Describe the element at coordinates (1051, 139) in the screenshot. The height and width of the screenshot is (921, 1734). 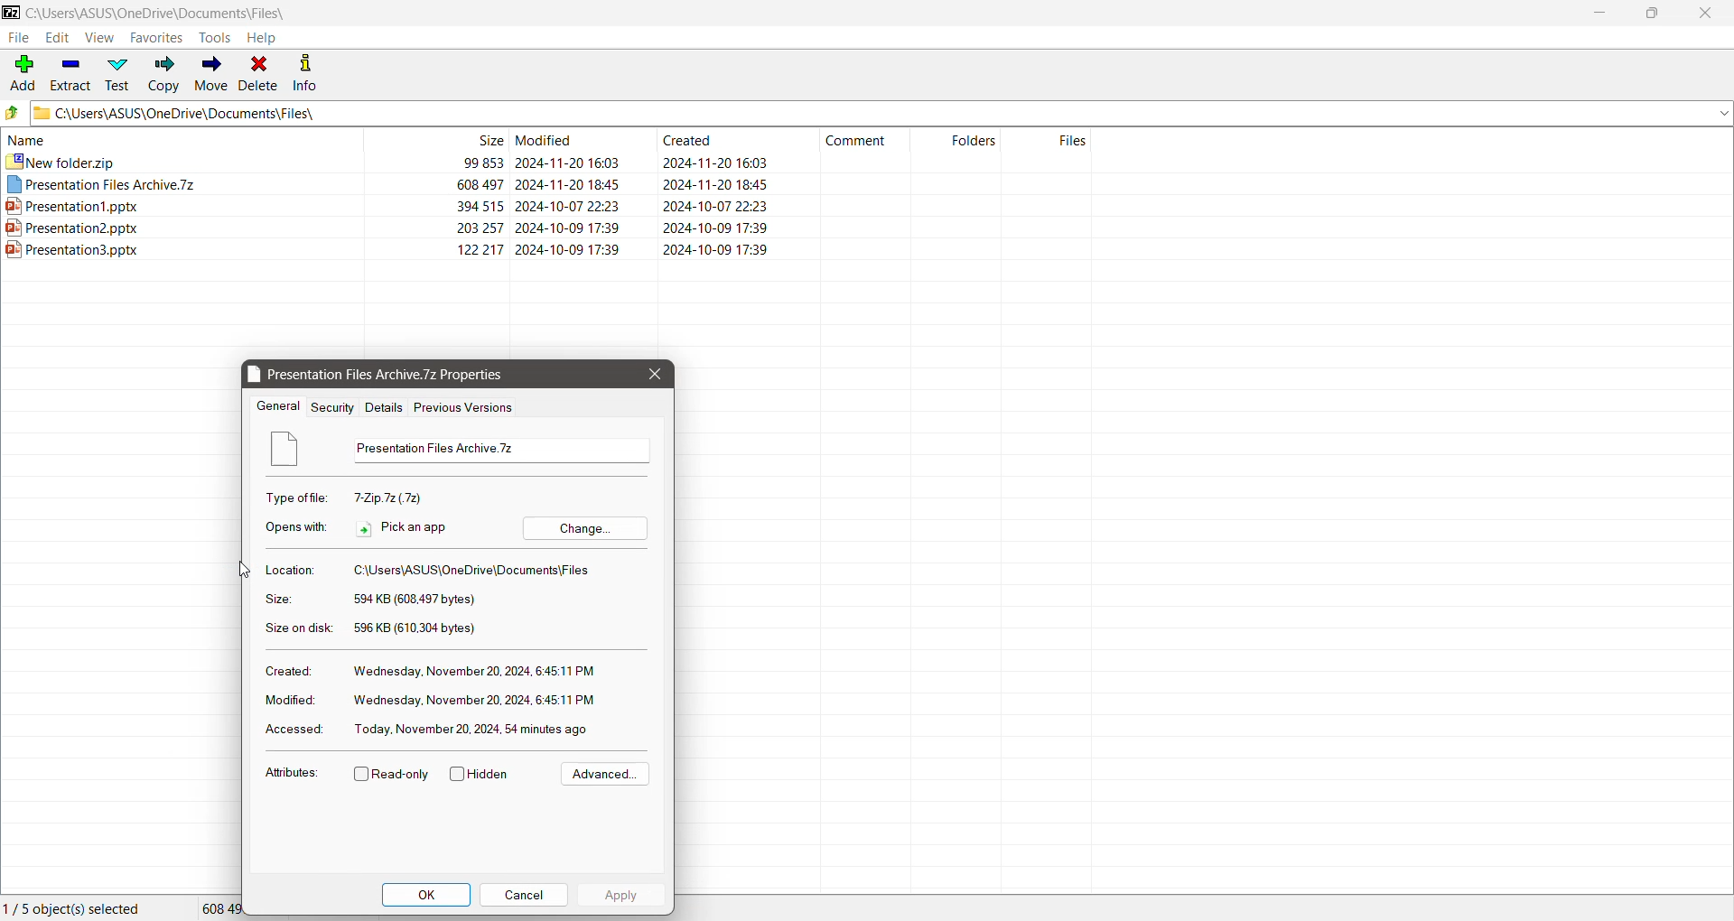
I see `files` at that location.